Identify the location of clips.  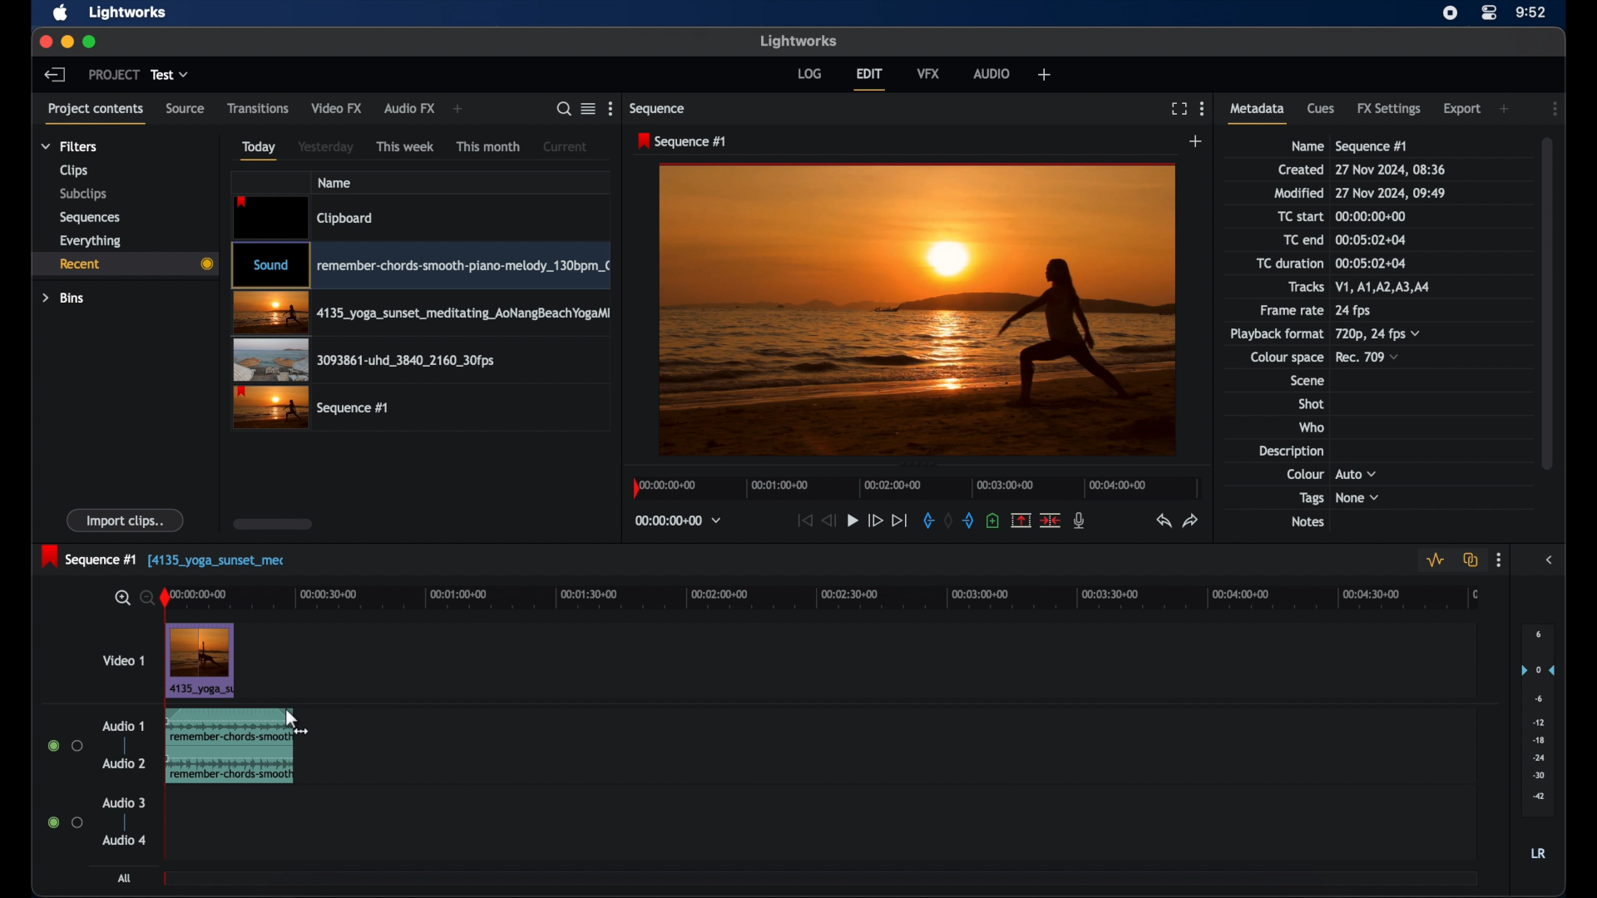
(75, 170).